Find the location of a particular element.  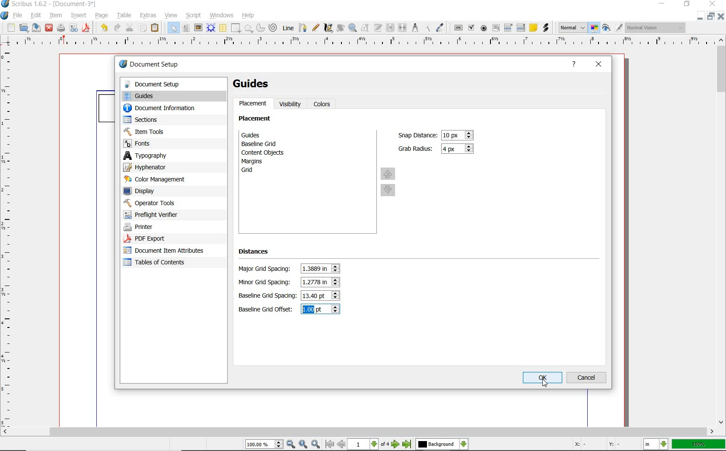

cut is located at coordinates (129, 28).